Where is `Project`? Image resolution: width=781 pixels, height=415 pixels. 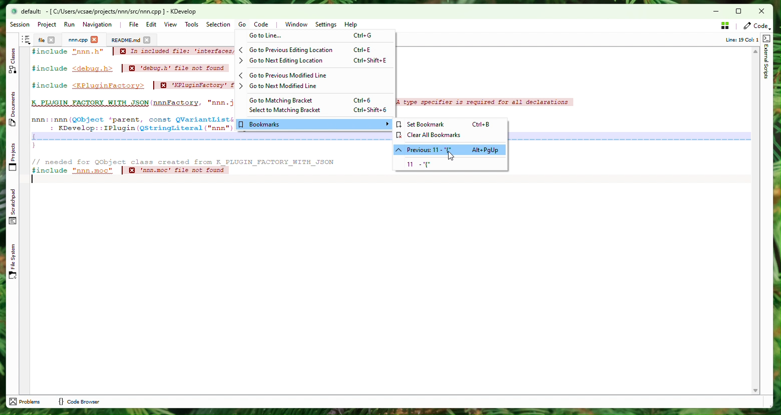 Project is located at coordinates (47, 24).